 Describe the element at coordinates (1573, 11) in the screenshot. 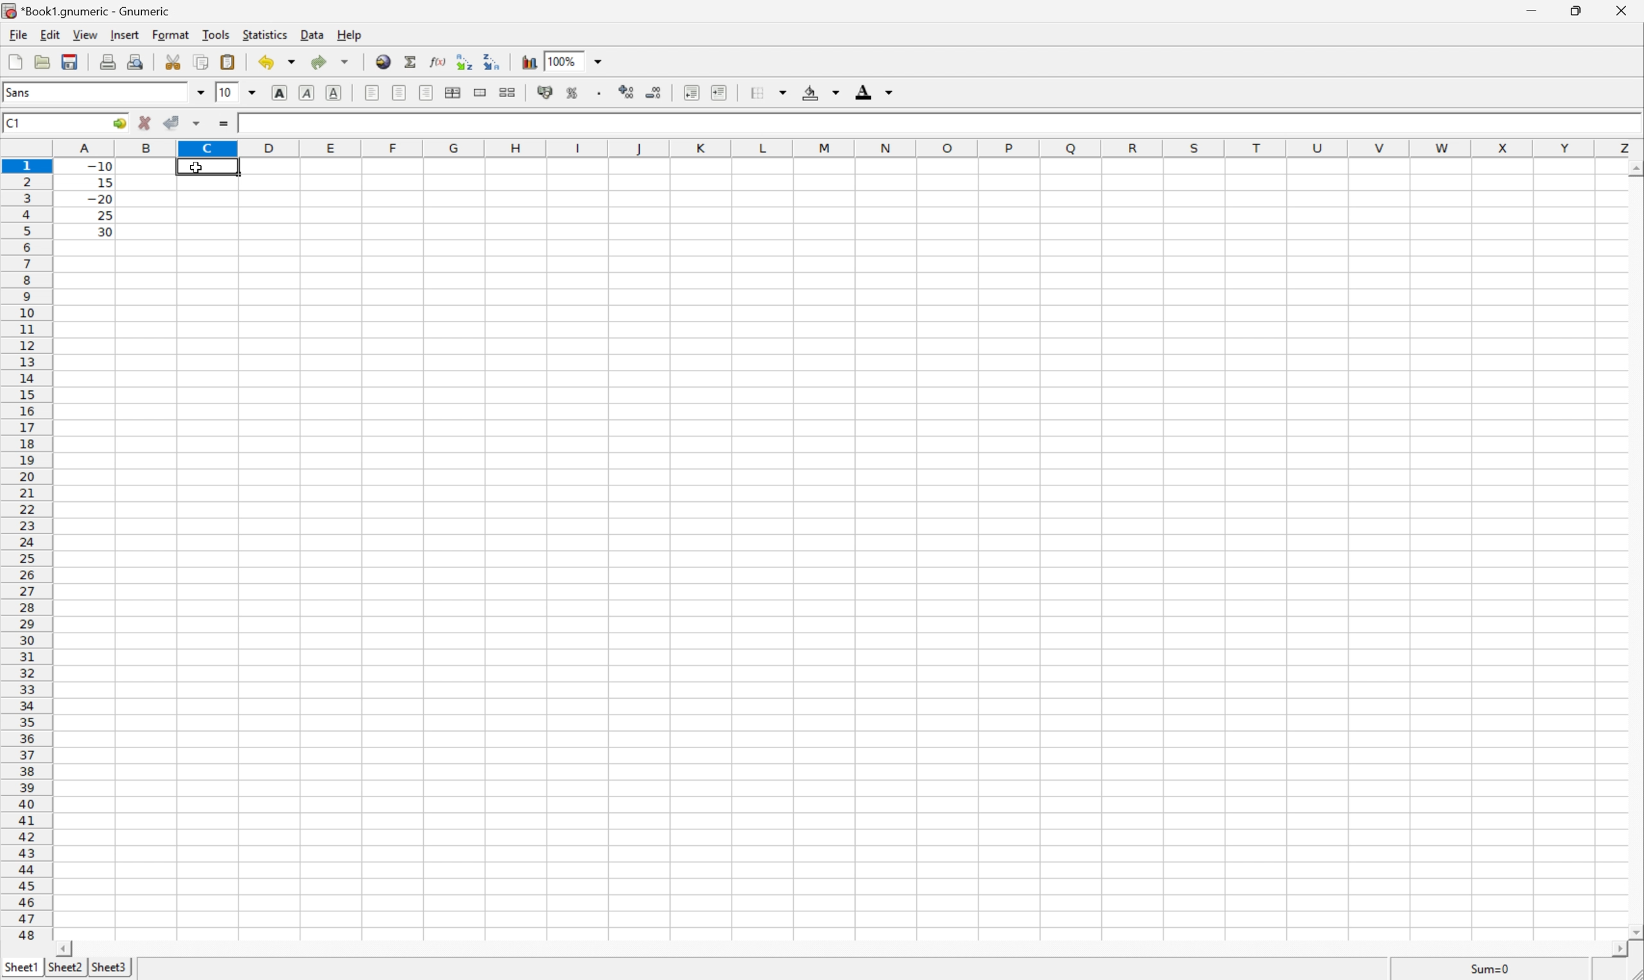

I see `Restore down` at that location.